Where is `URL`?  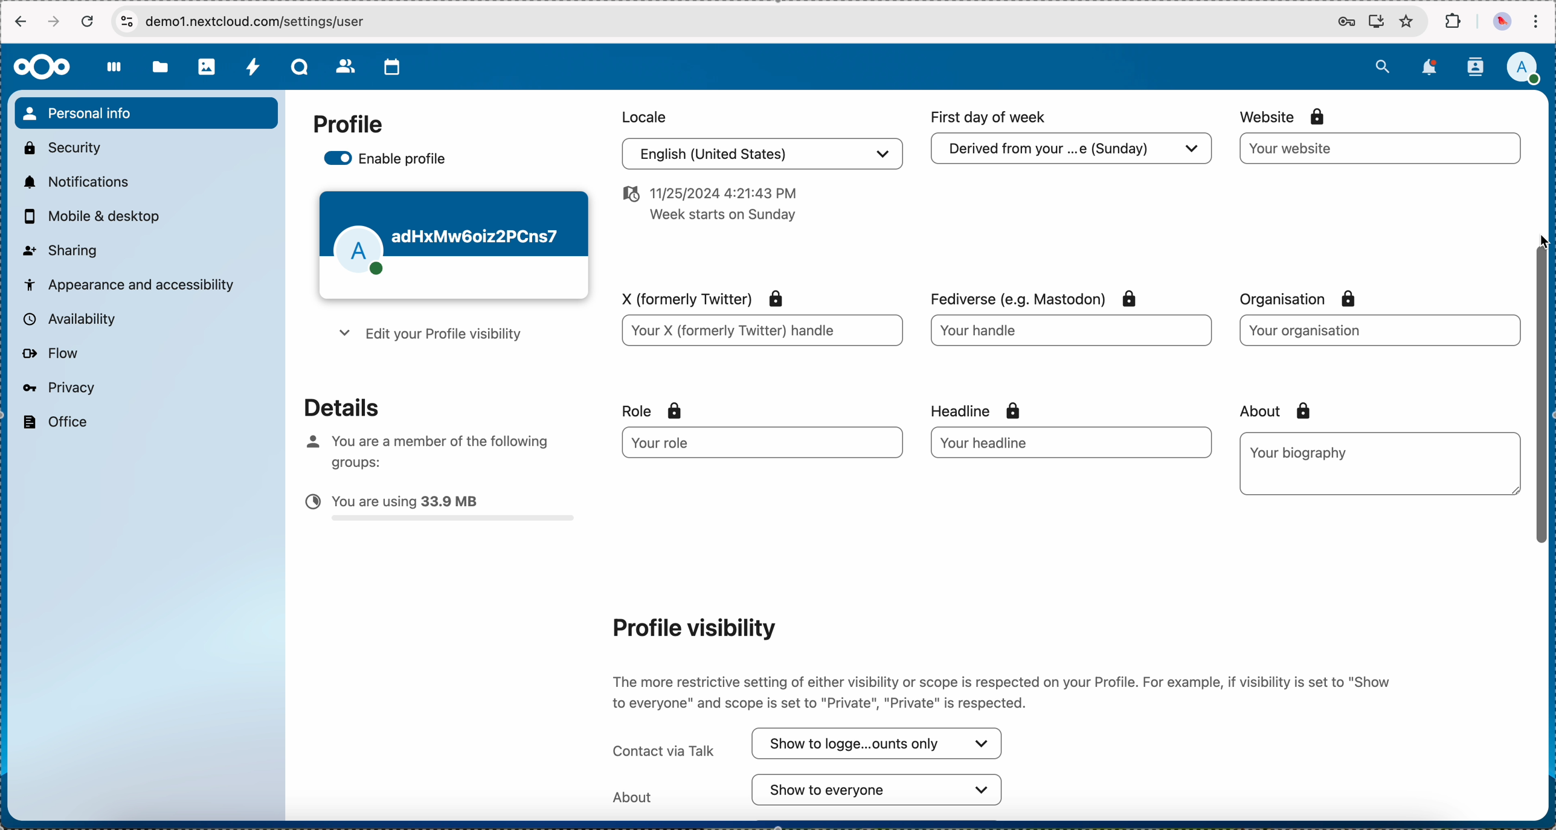 URL is located at coordinates (269, 21).